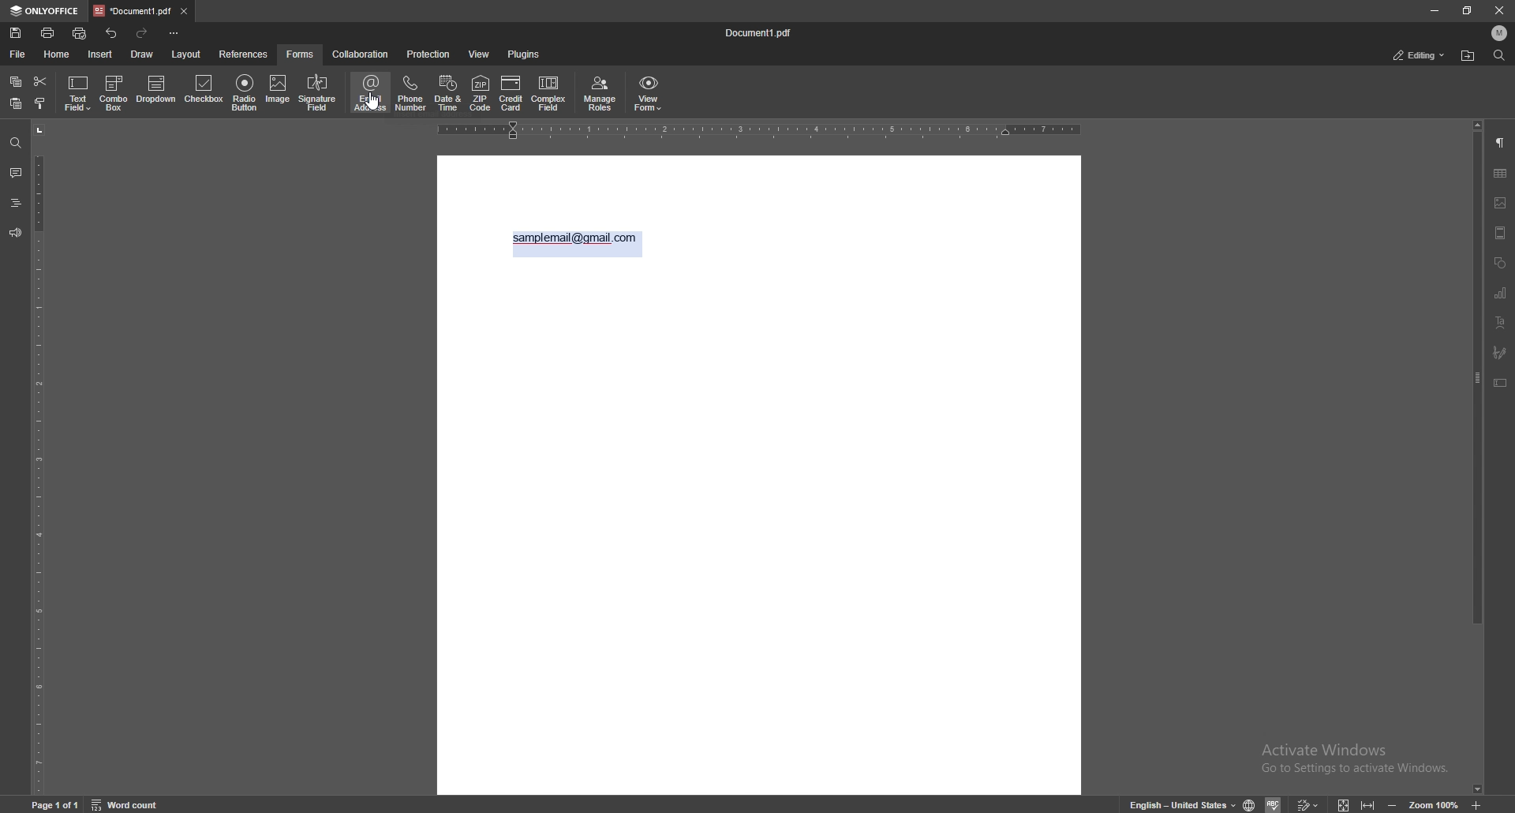  I want to click on zoom in, so click(1476, 802).